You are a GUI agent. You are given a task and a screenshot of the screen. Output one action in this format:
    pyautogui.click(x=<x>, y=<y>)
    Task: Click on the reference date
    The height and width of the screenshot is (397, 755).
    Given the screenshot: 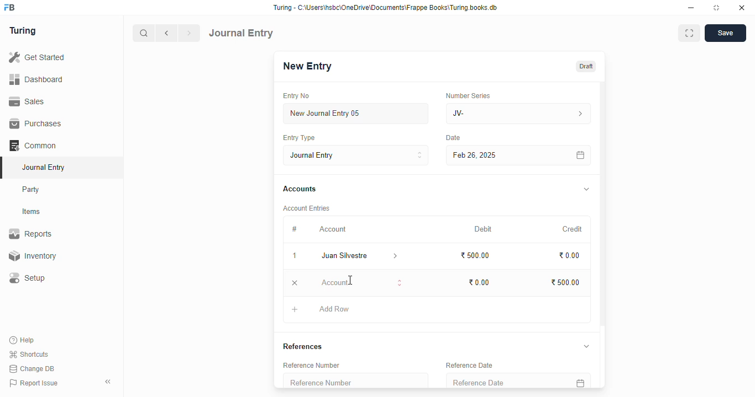 What is the action you would take?
    pyautogui.click(x=502, y=381)
    